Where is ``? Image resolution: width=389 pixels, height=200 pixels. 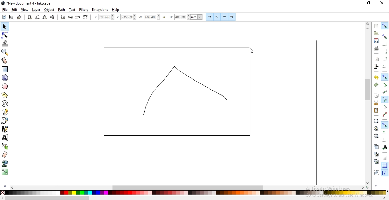  is located at coordinates (217, 17).